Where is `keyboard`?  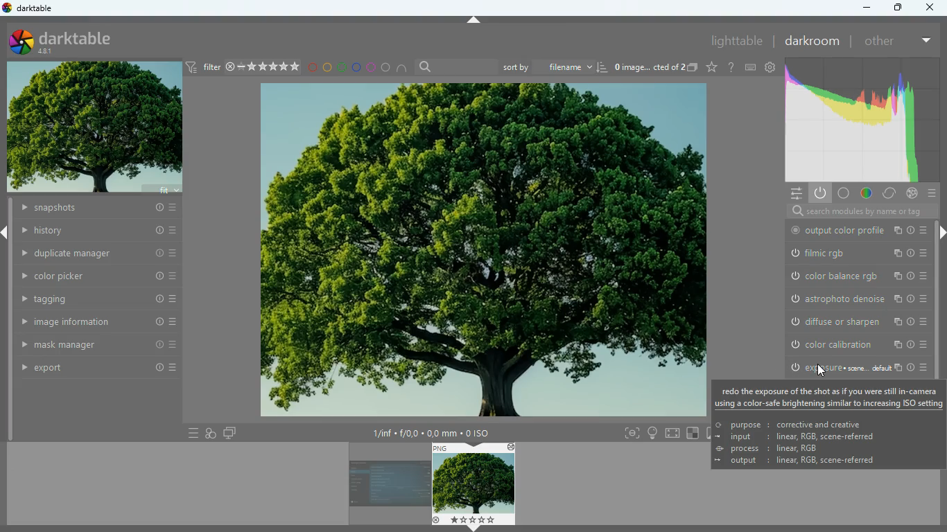 keyboard is located at coordinates (751, 67).